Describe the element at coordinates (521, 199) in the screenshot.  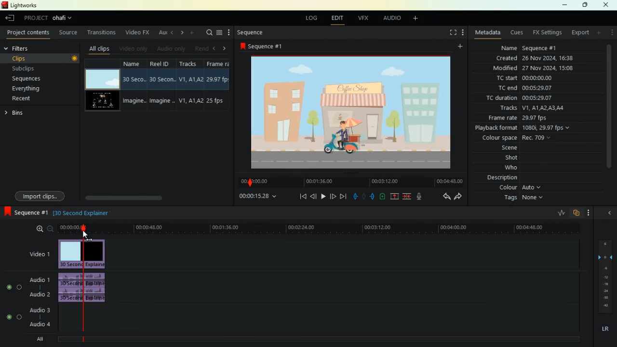
I see `tags` at that location.